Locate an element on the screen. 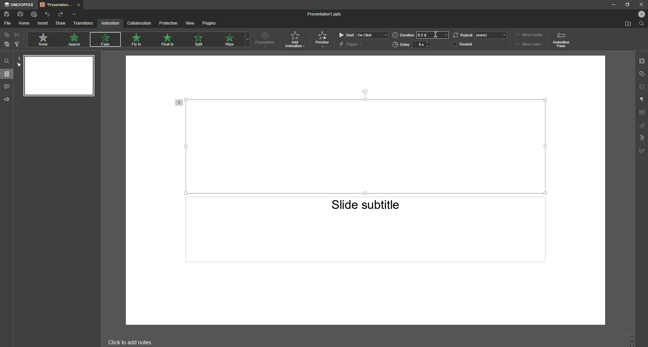 The image size is (648, 347). Tab 1 is located at coordinates (63, 5).